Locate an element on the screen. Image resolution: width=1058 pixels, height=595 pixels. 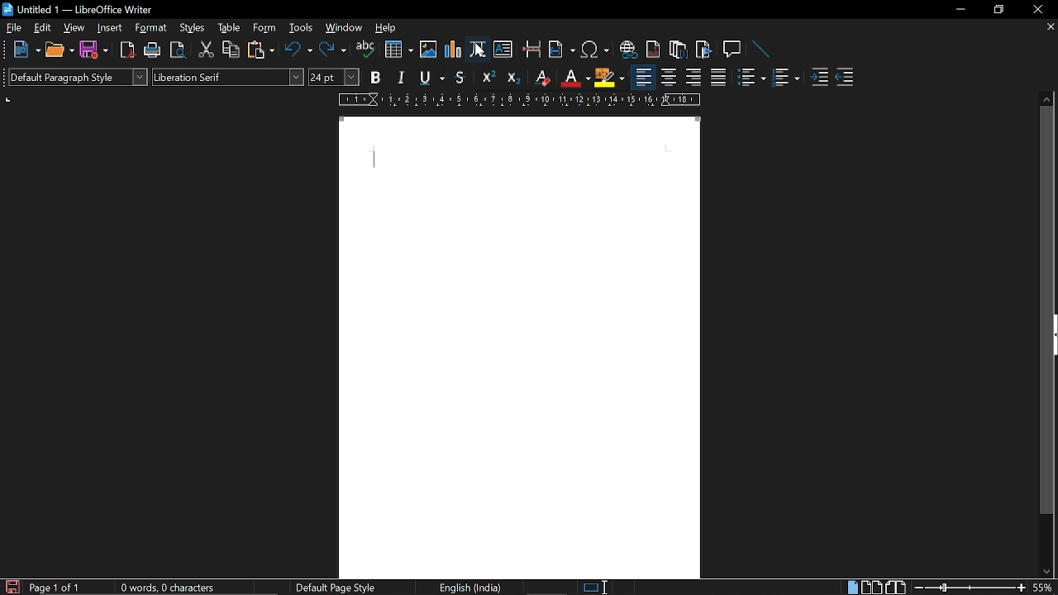
window is located at coordinates (344, 29).